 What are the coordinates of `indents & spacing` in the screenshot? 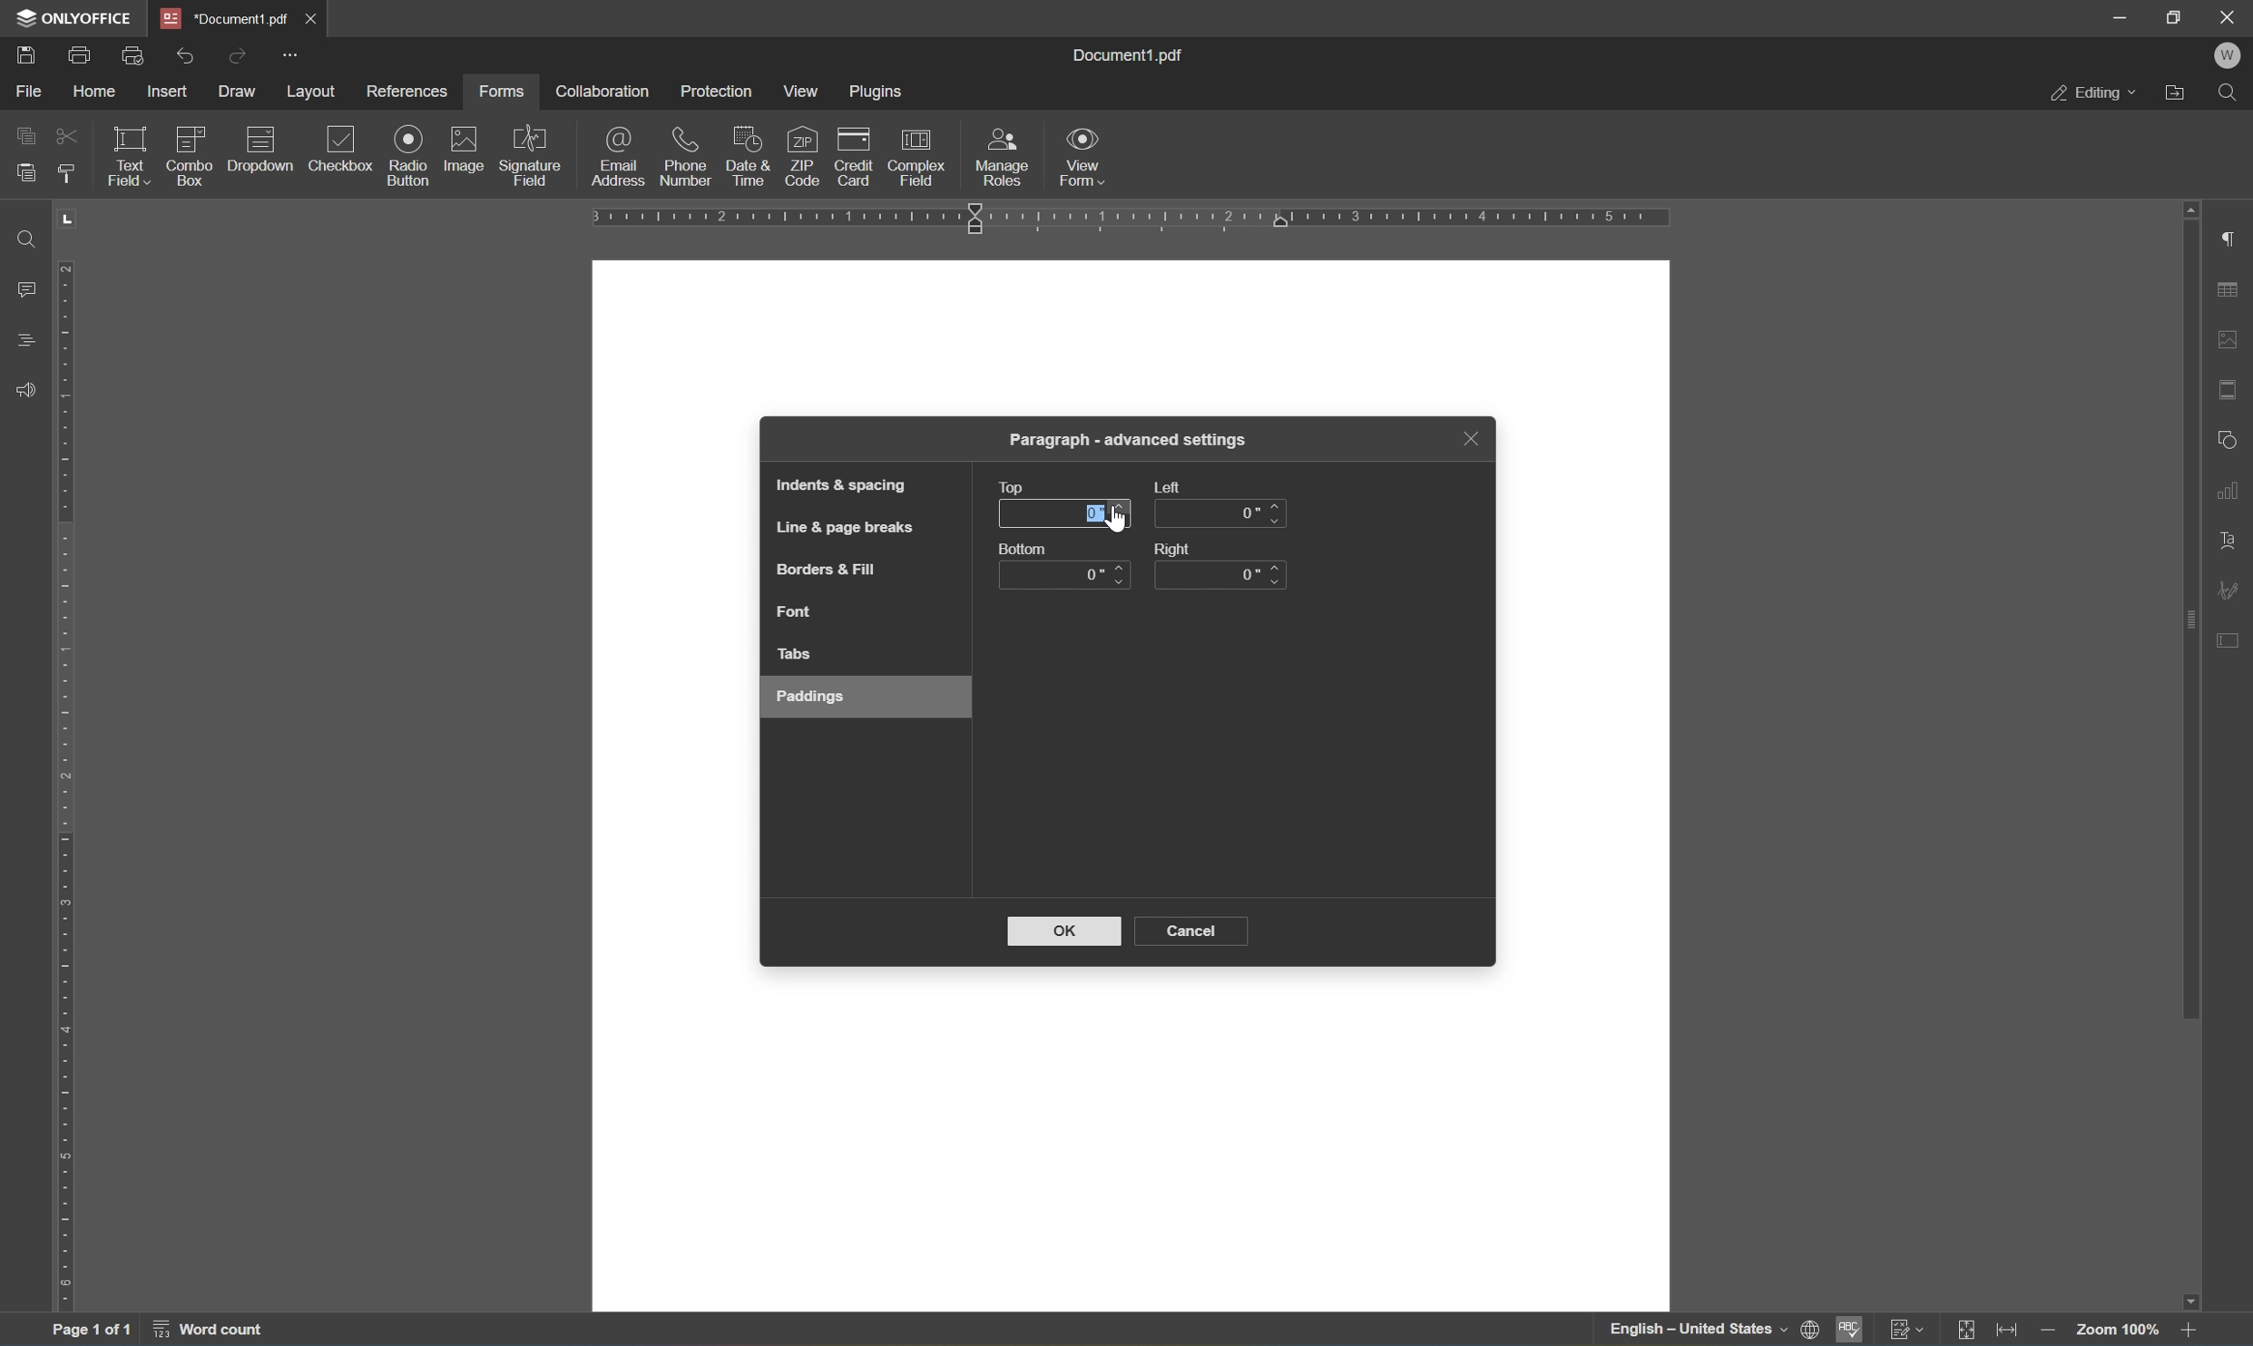 It's located at (841, 486).